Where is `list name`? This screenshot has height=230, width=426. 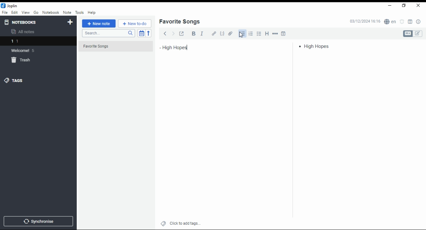
list name is located at coordinates (179, 22).